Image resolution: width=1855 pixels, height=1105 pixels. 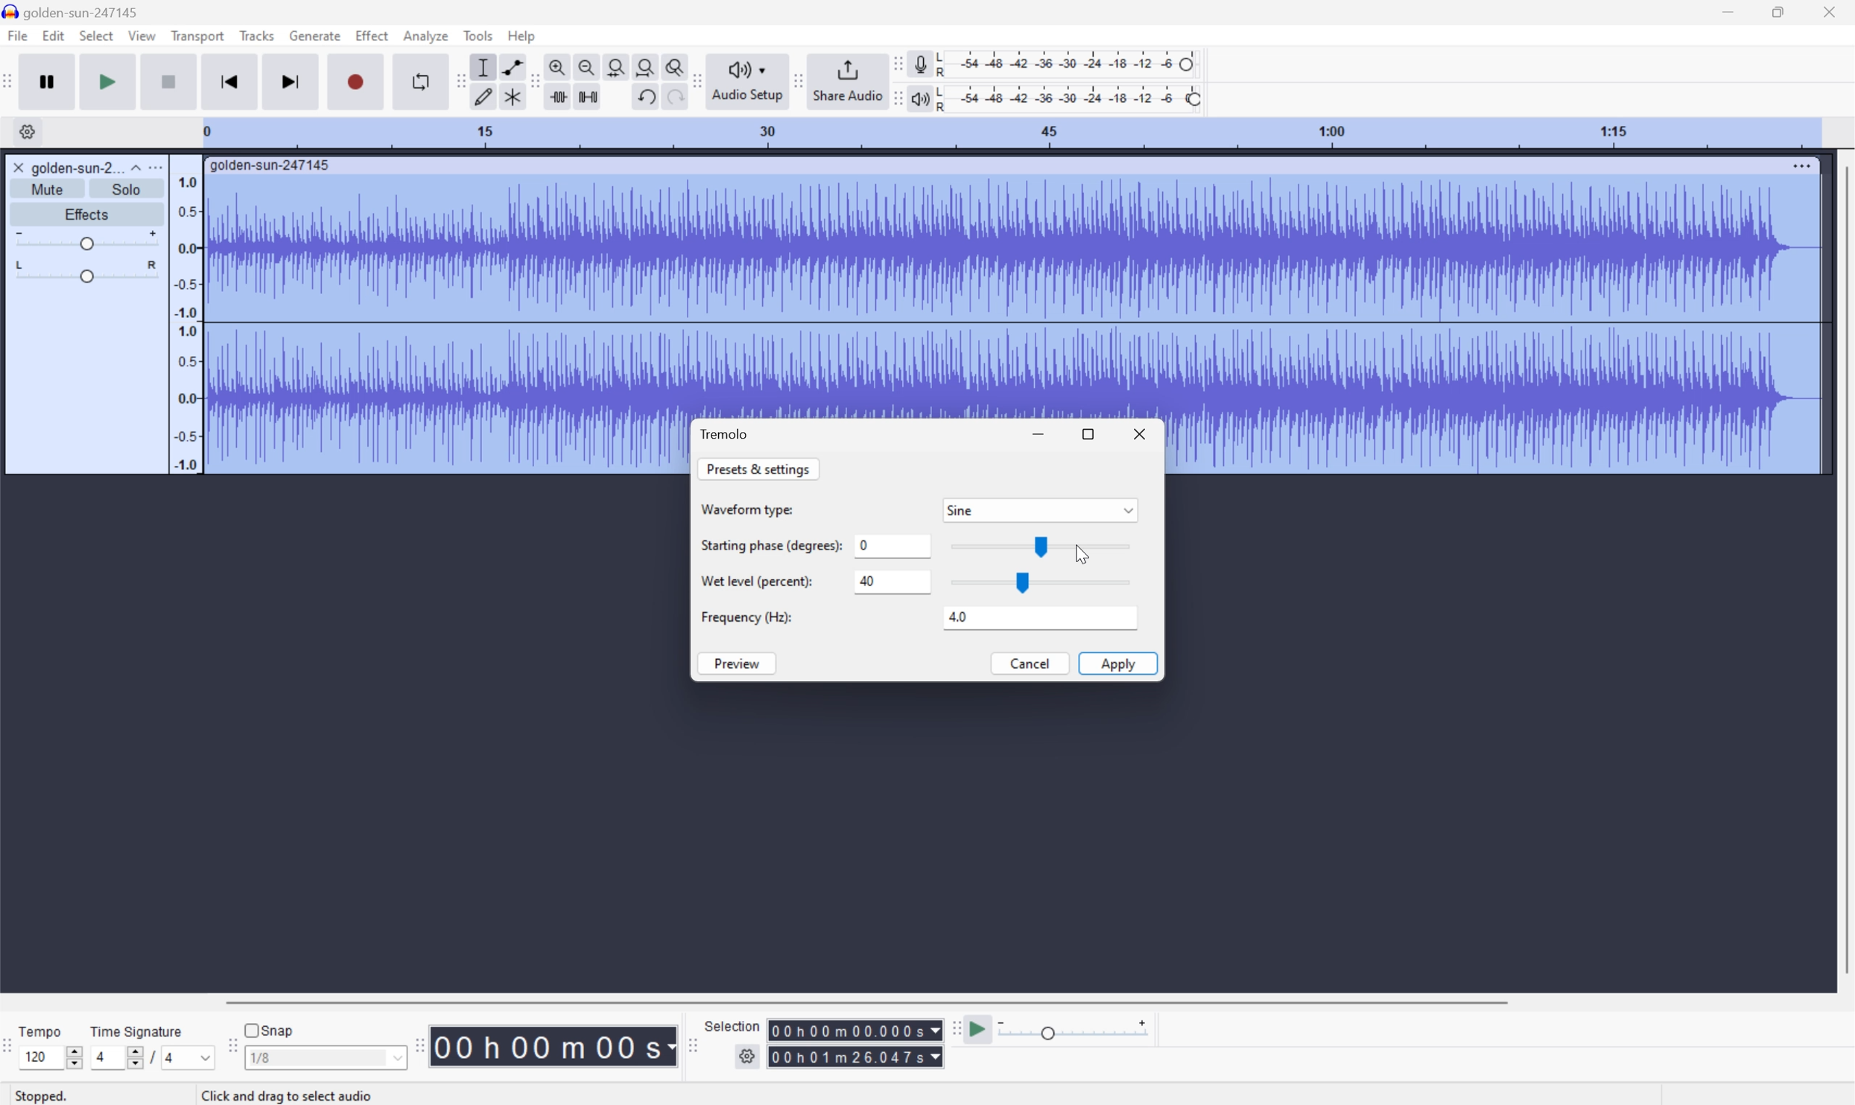 I want to click on Playback meter, so click(x=922, y=97).